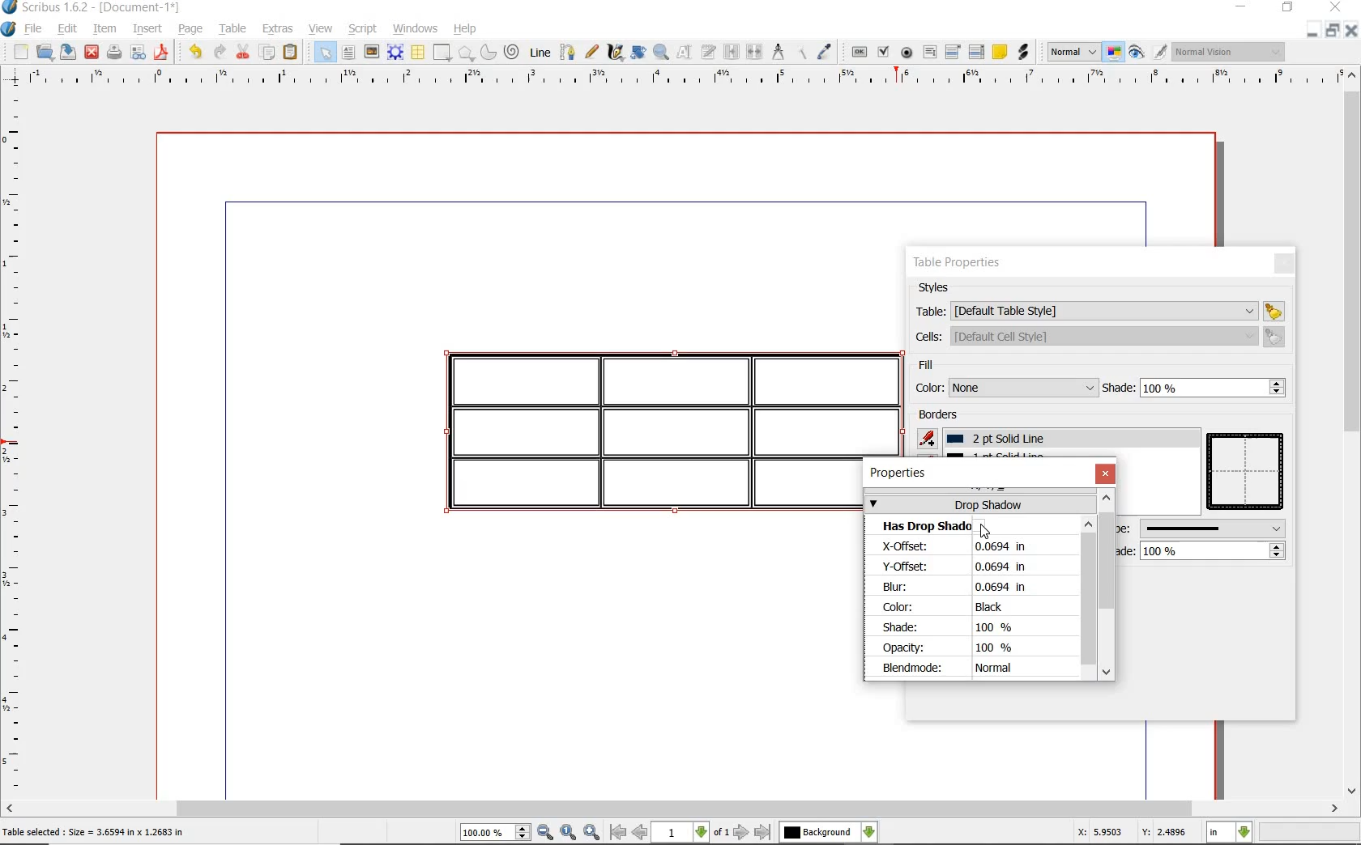 The height and width of the screenshot is (845, 1361). What do you see at coordinates (233, 29) in the screenshot?
I see `table` at bounding box center [233, 29].